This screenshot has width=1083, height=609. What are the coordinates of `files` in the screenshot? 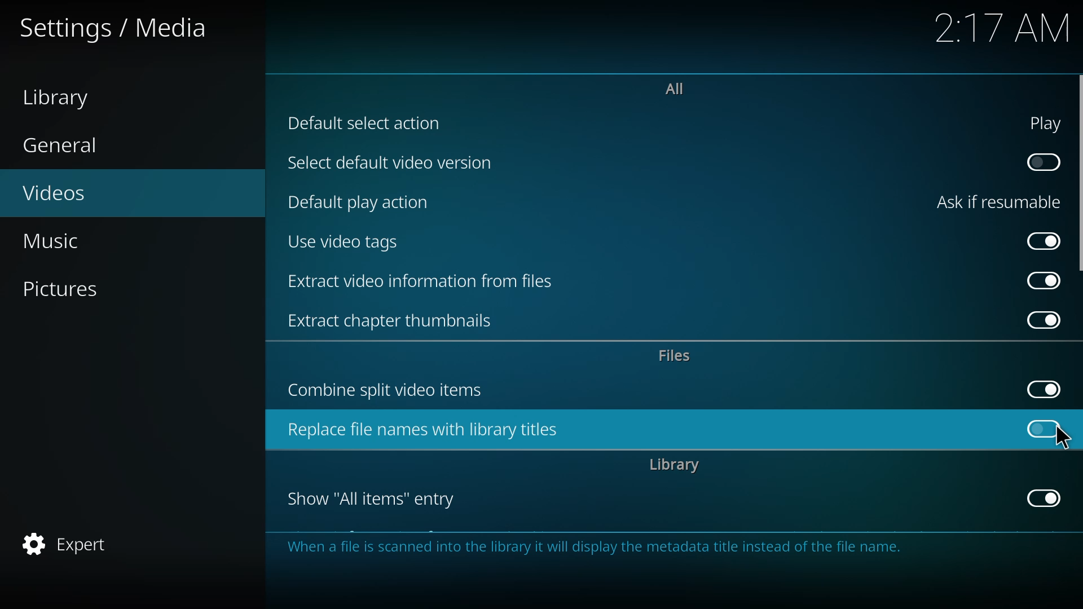 It's located at (678, 356).